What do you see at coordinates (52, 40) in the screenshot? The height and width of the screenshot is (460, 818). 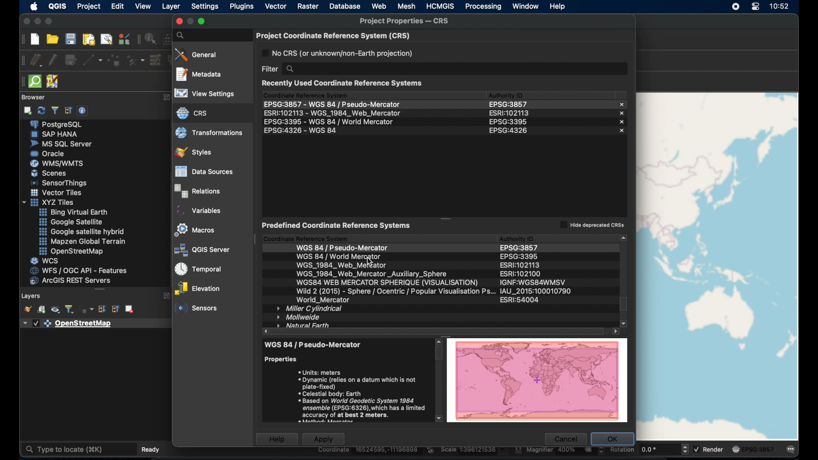 I see `open project` at bounding box center [52, 40].